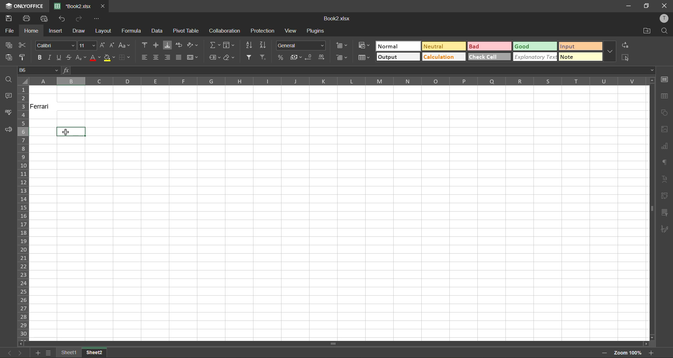  What do you see at coordinates (651, 81) in the screenshot?
I see `scroll up` at bounding box center [651, 81].